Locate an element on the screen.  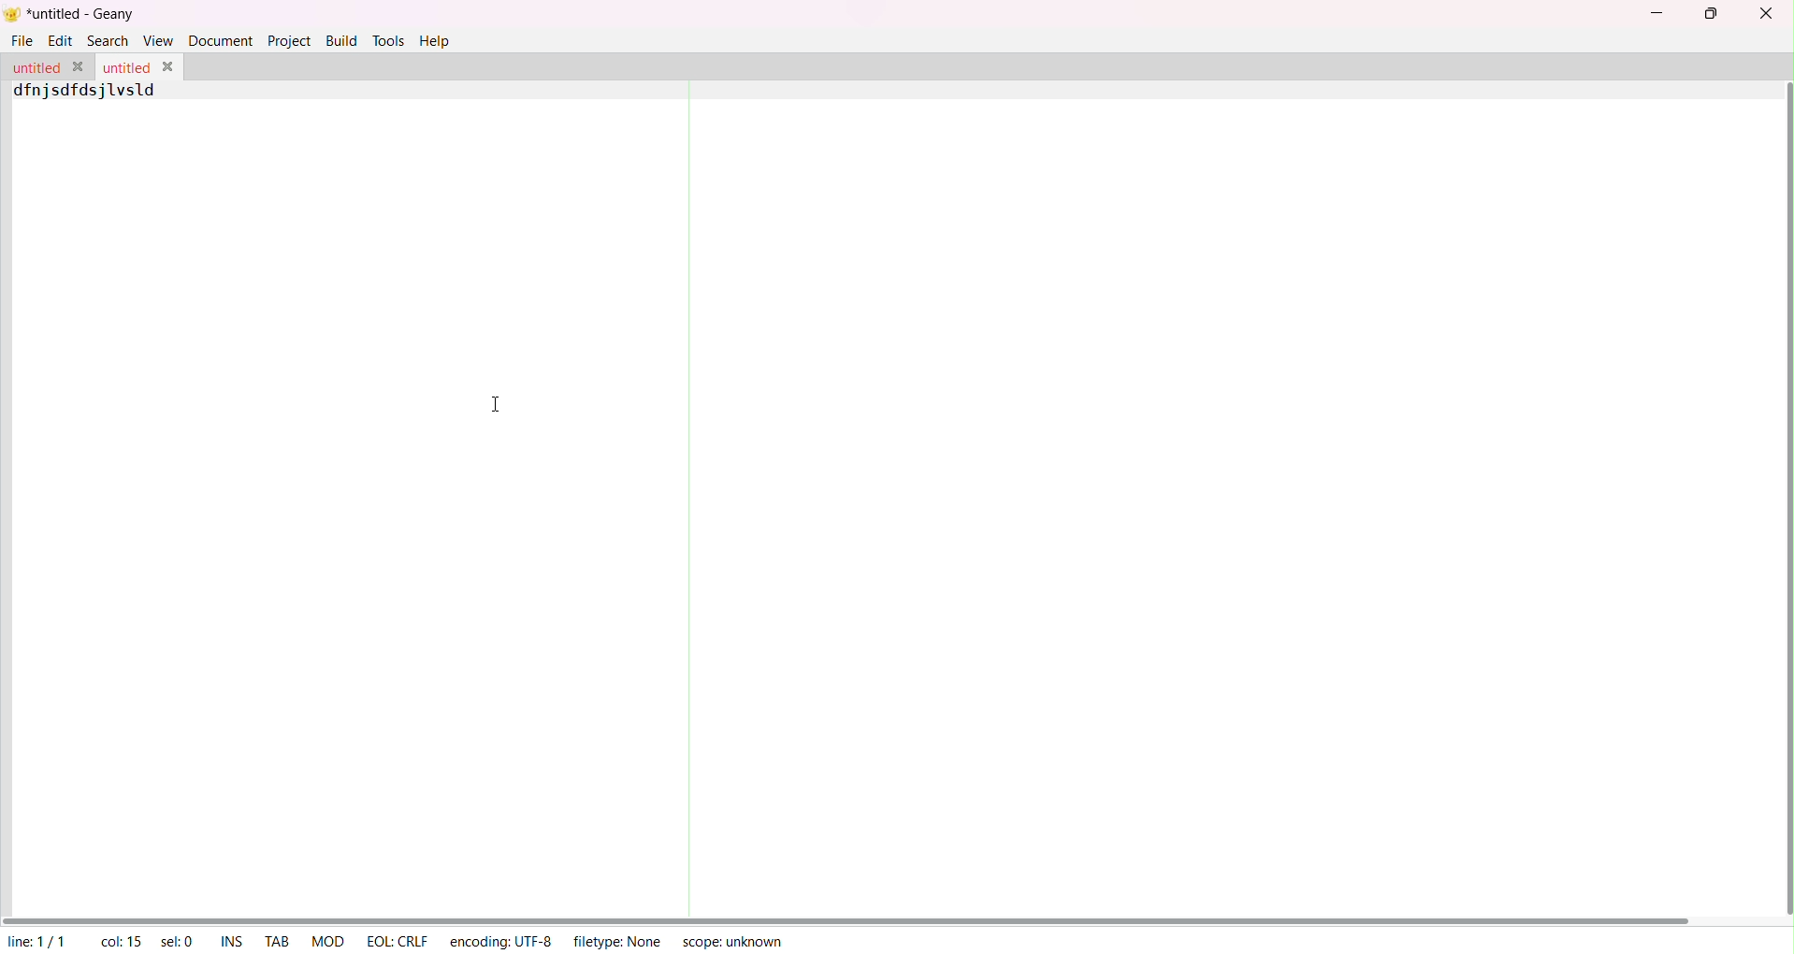
close tab is located at coordinates (169, 66).